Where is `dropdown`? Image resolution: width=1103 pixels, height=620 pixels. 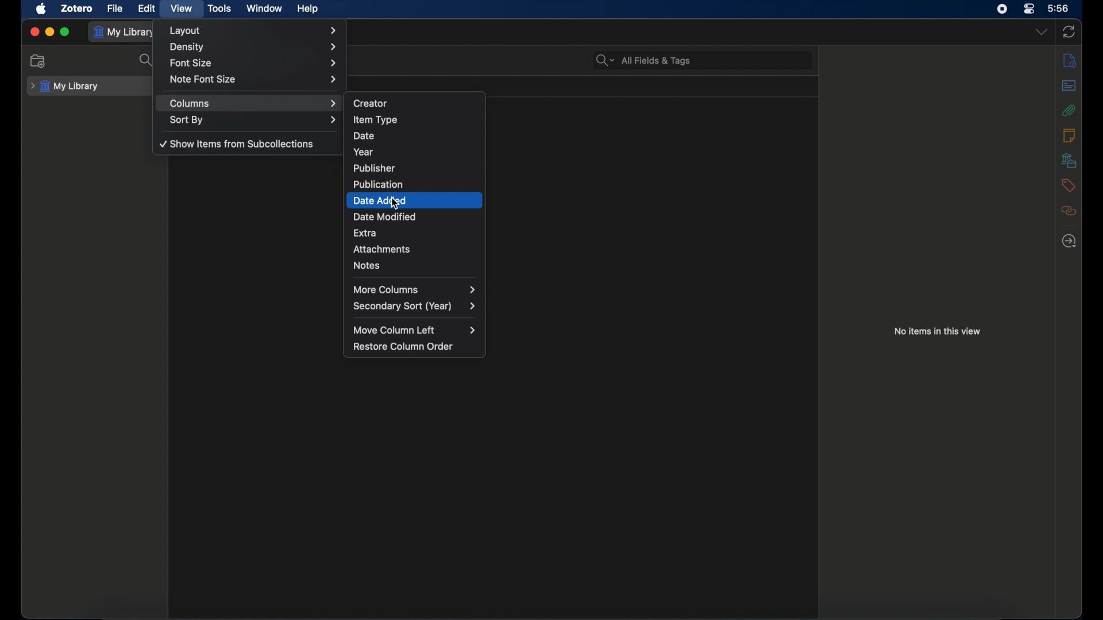 dropdown is located at coordinates (1042, 32).